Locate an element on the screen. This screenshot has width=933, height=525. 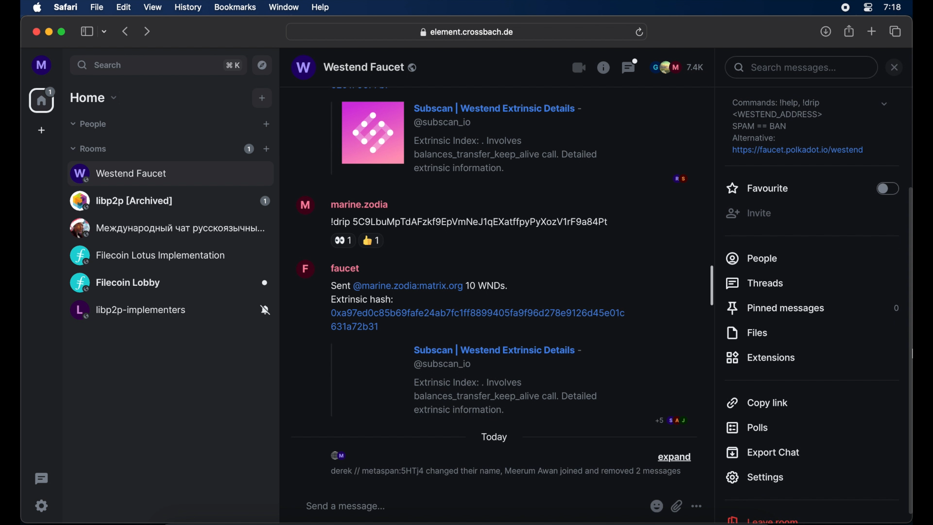
scroll bar is located at coordinates (911, 352).